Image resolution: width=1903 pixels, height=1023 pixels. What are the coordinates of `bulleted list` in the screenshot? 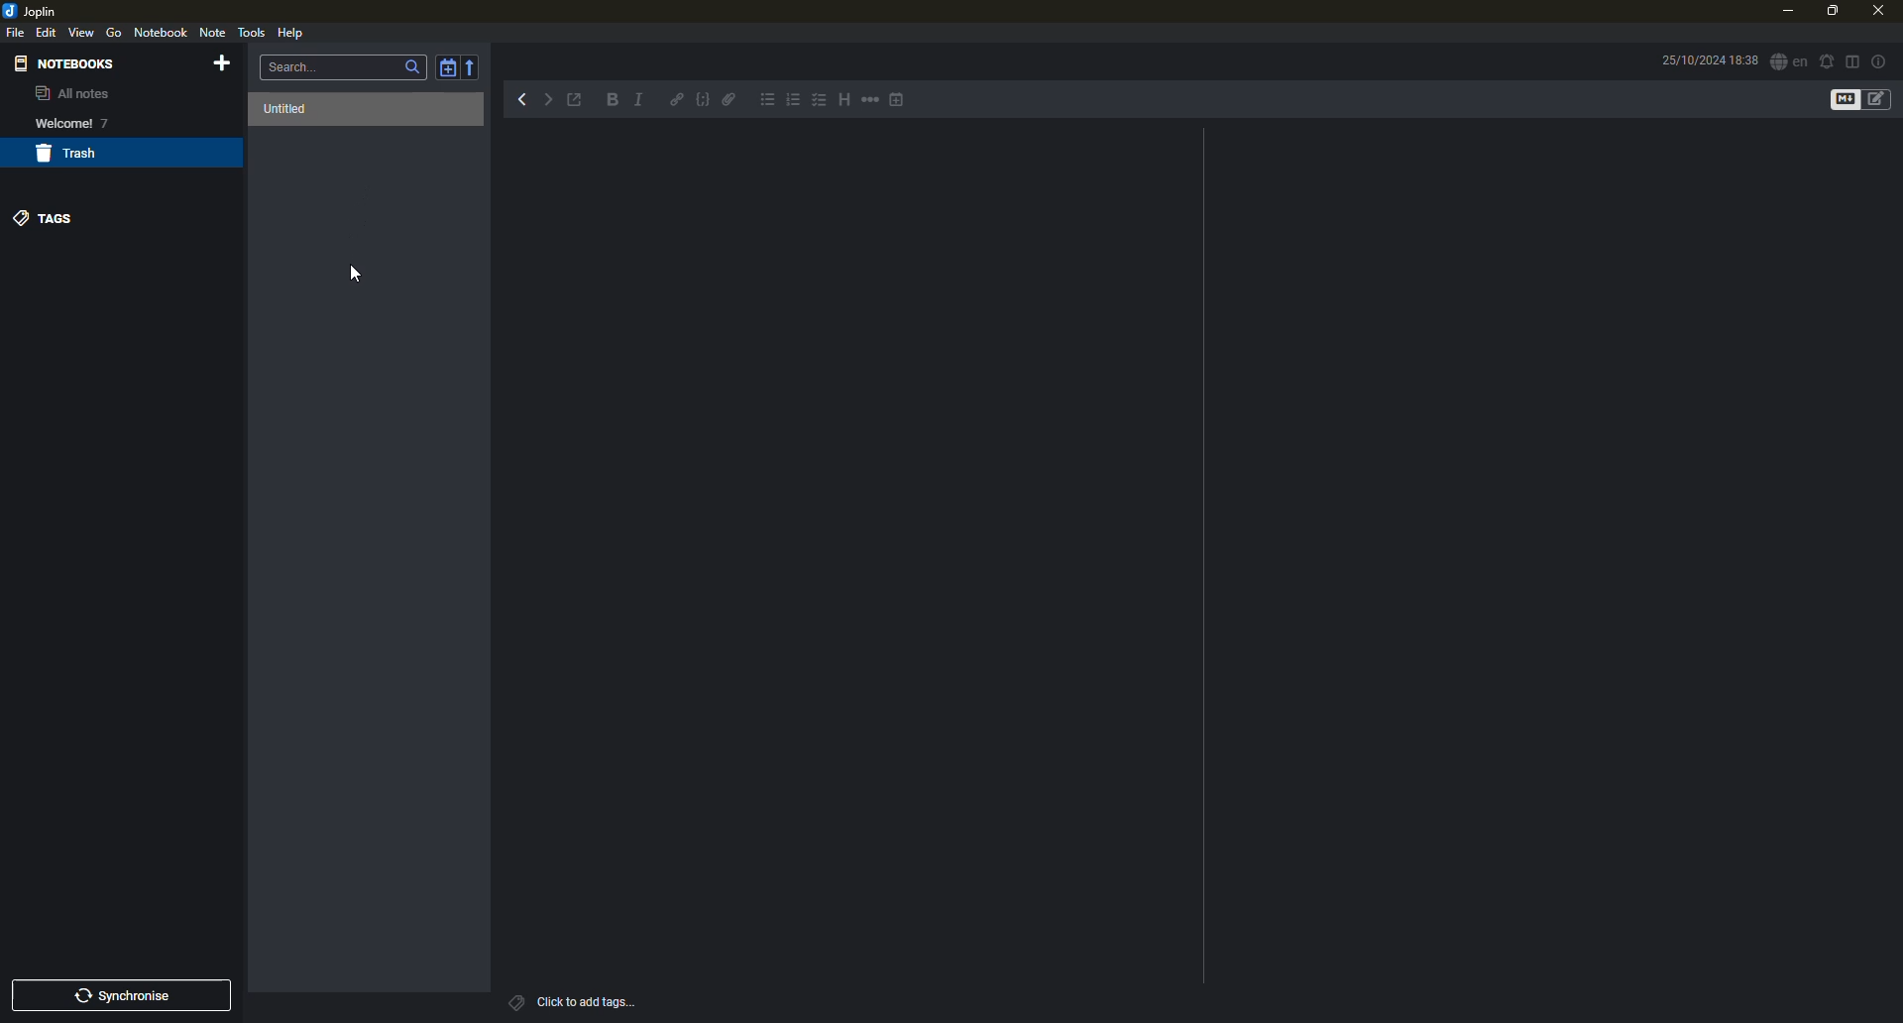 It's located at (768, 102).